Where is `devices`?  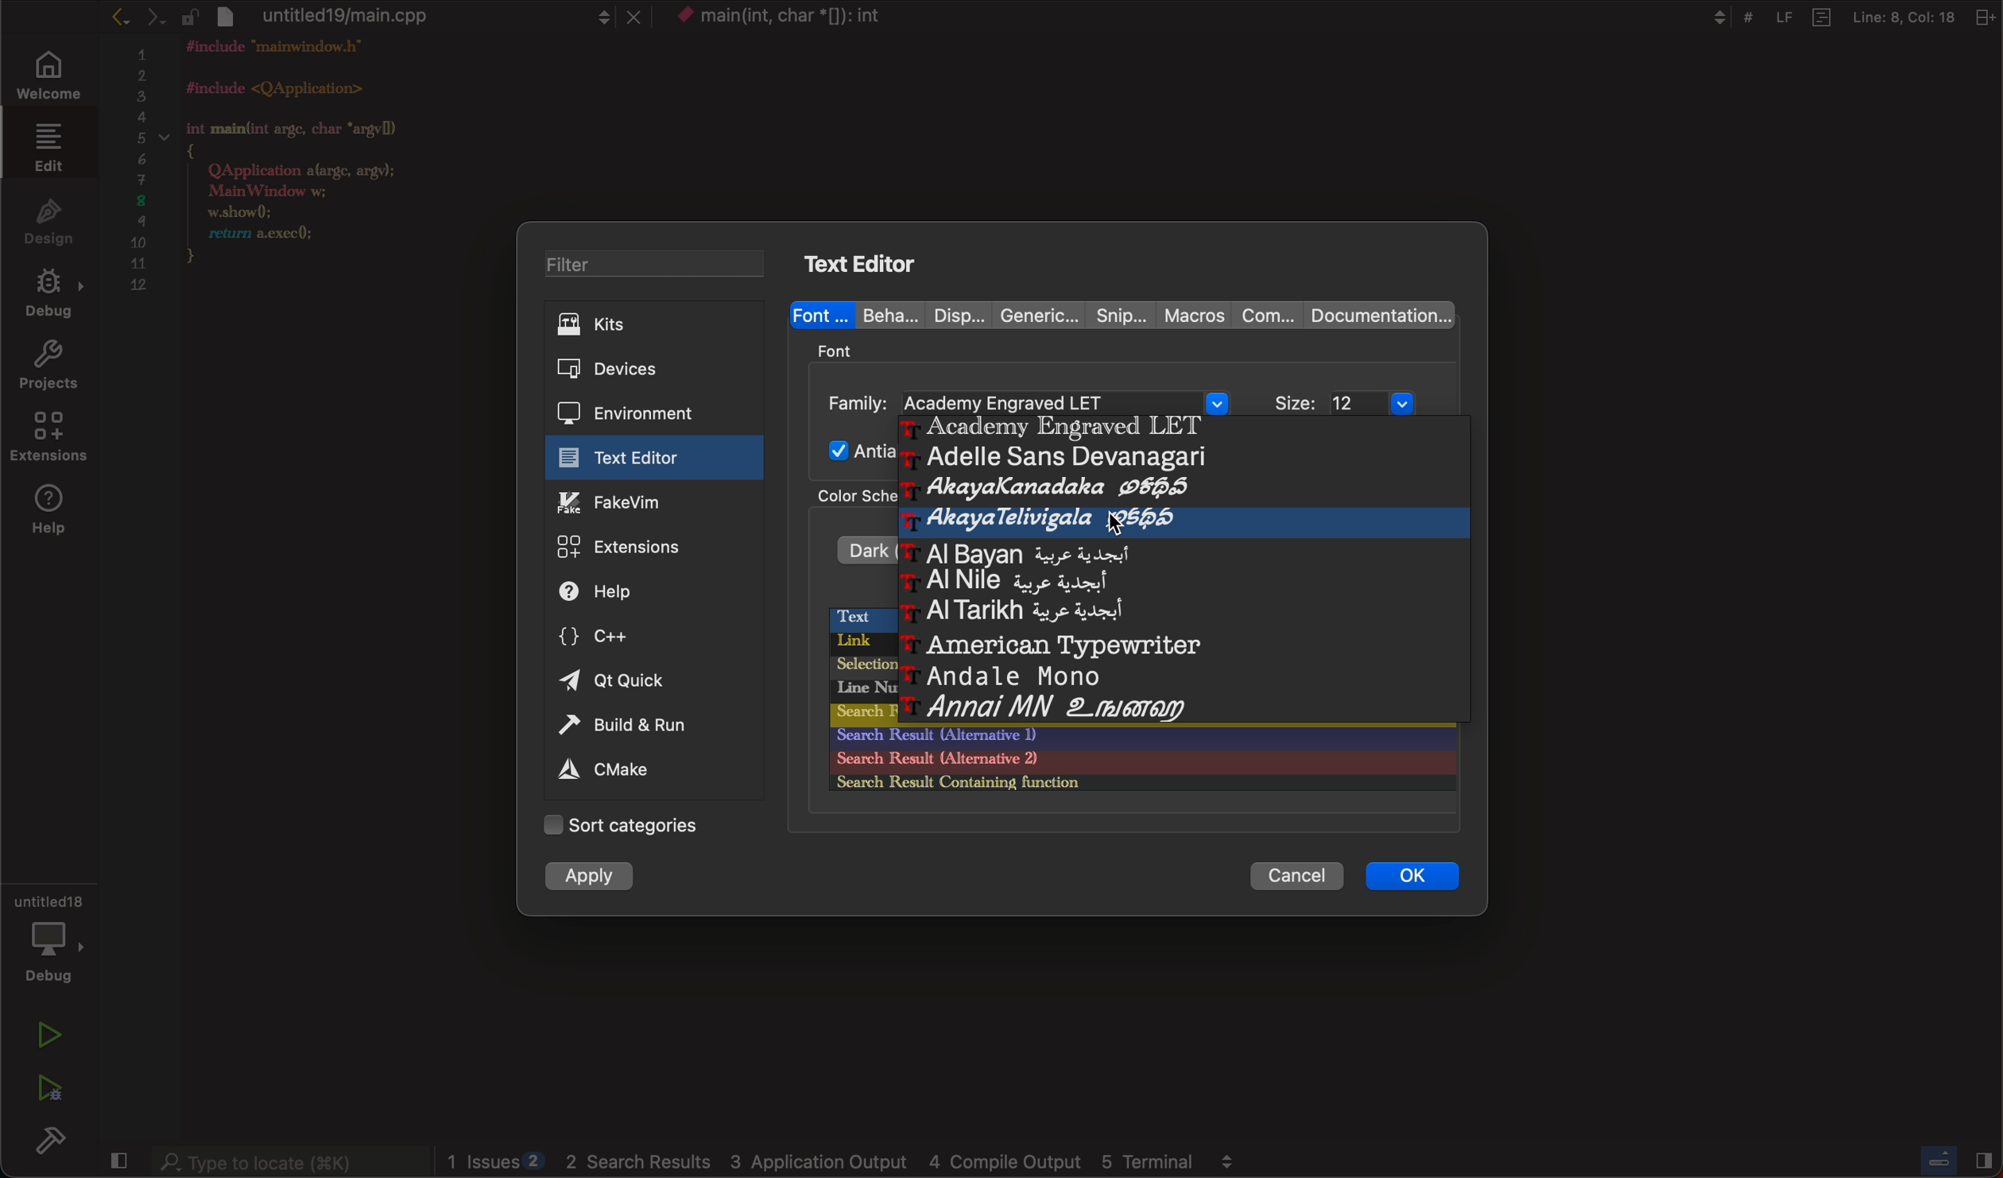
devices is located at coordinates (641, 370).